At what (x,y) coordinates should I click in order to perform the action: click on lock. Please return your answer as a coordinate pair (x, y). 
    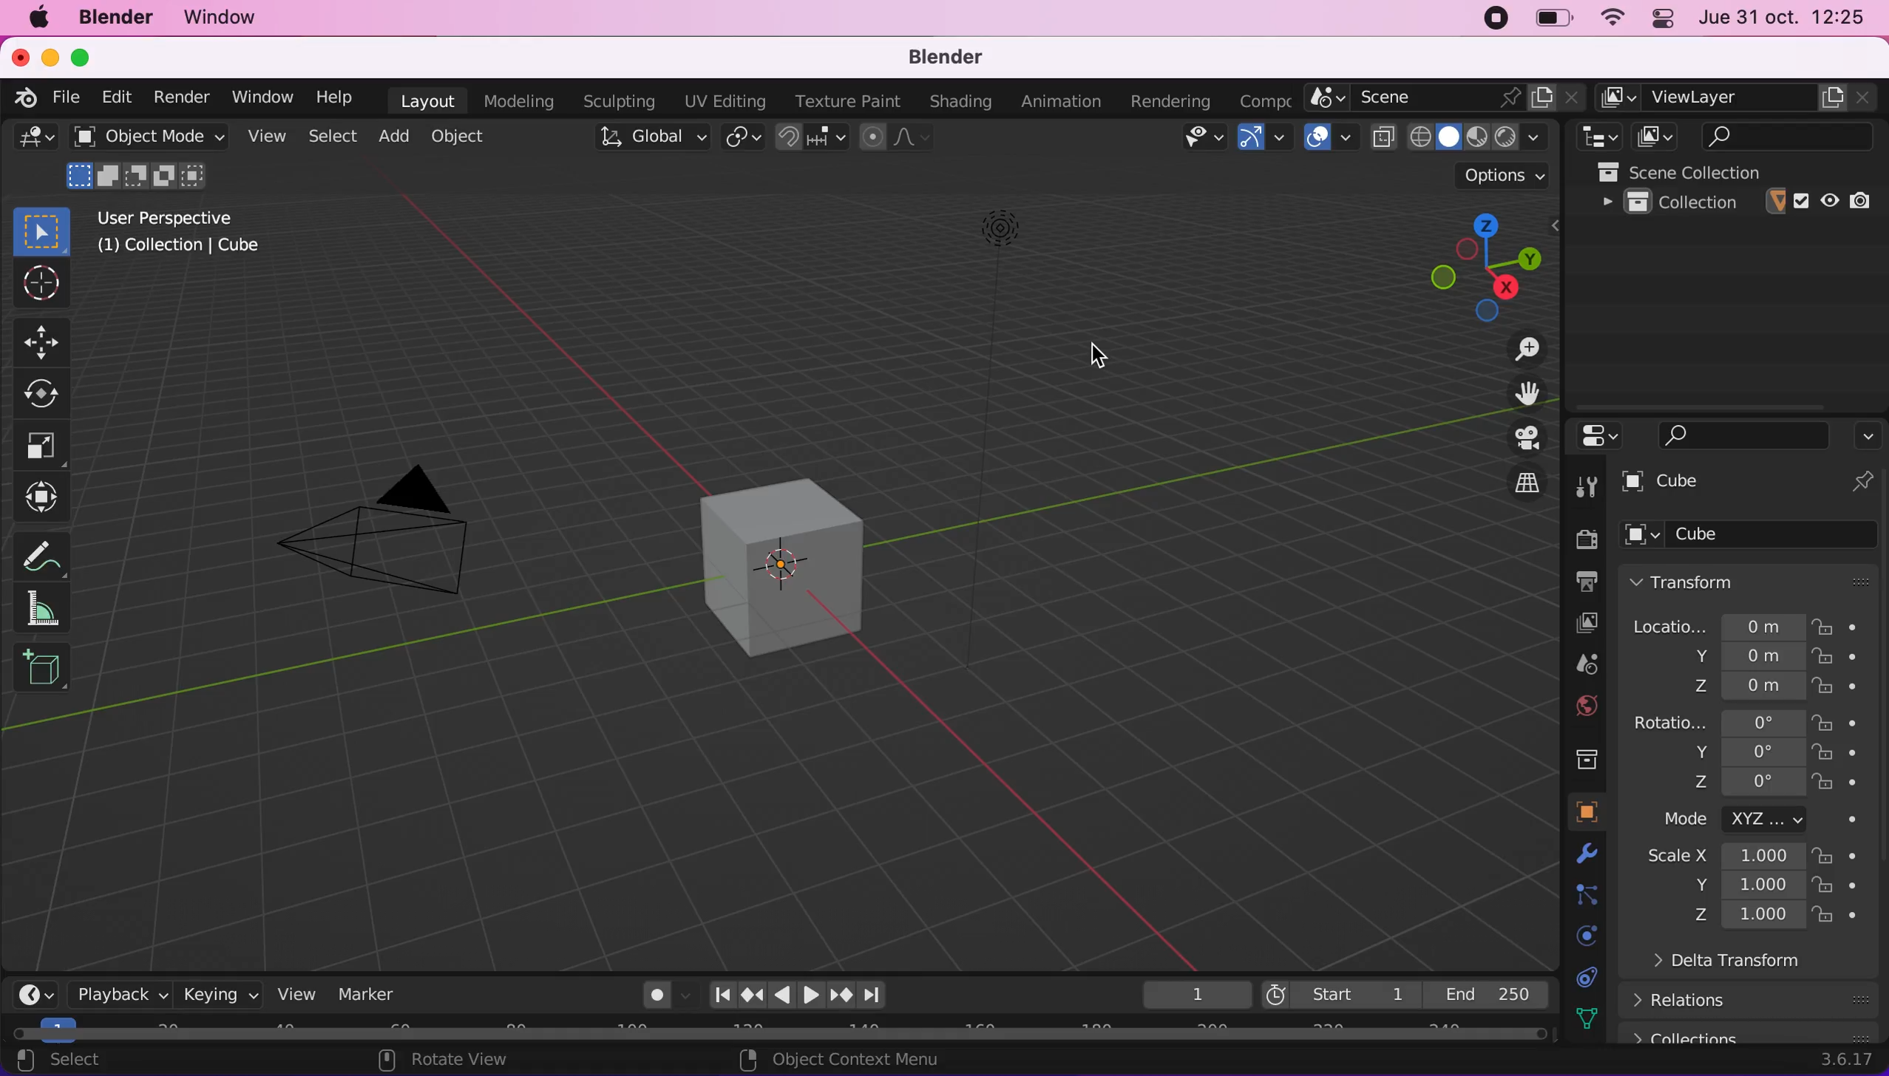
    Looking at the image, I should click on (1850, 856).